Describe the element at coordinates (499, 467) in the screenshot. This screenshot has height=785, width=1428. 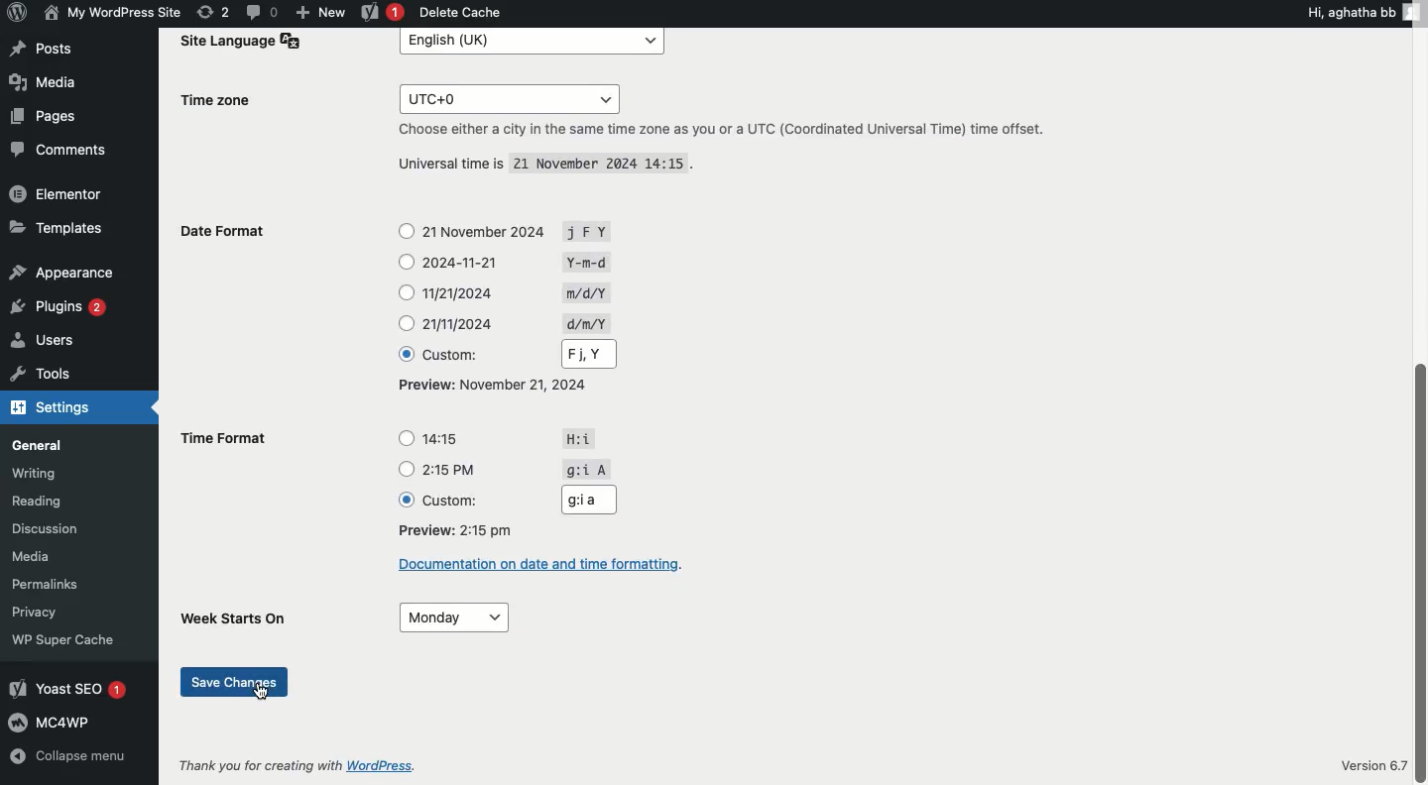
I see ` 2:15PM g:i A` at that location.